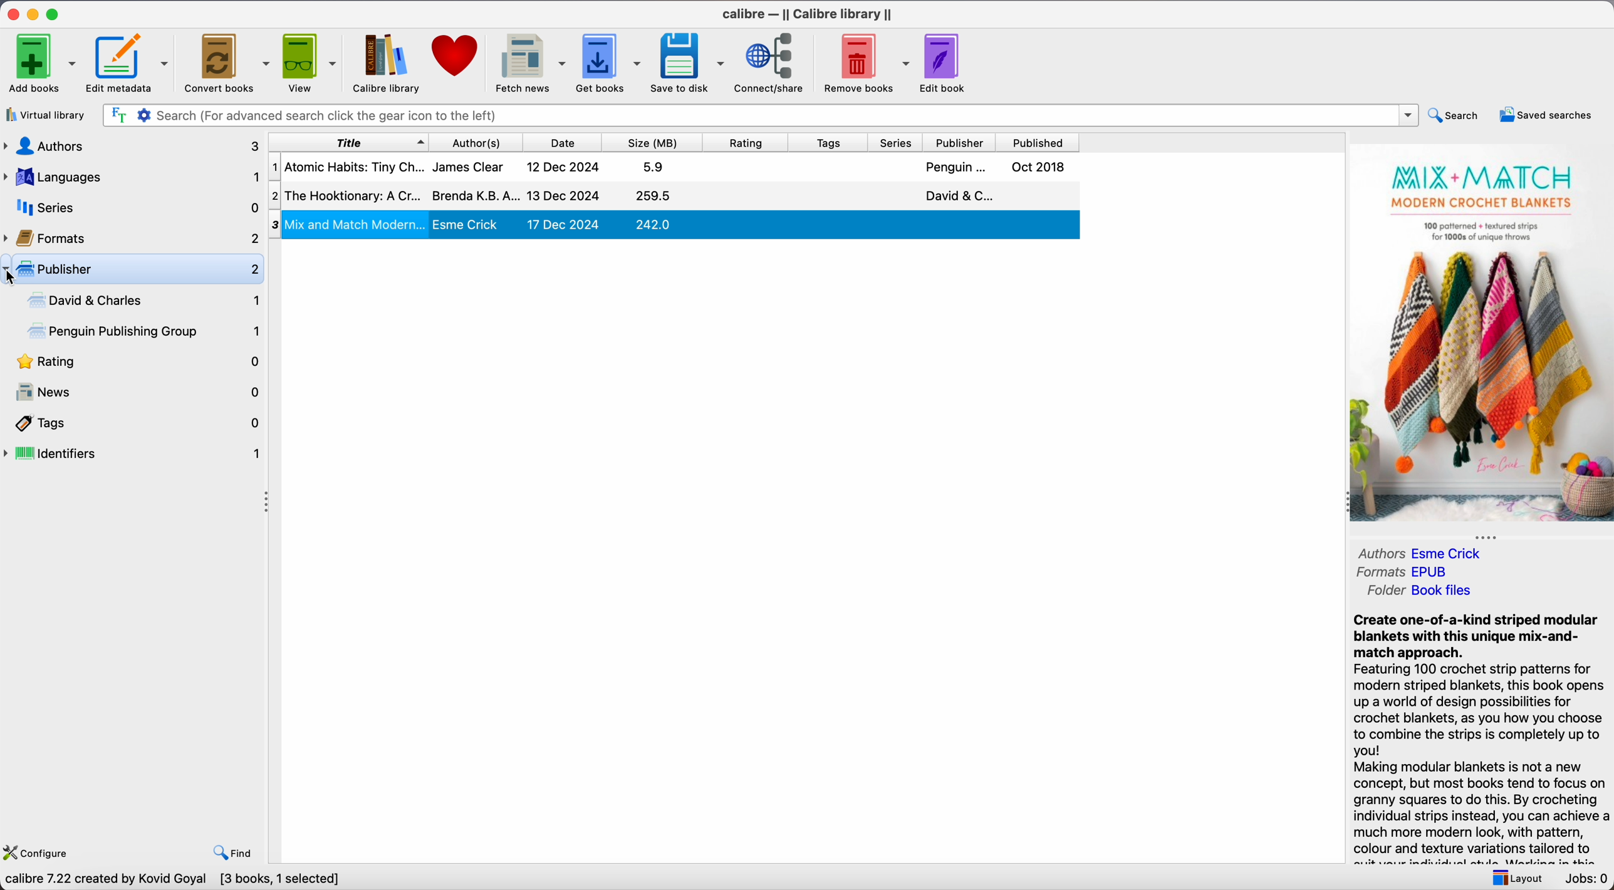 This screenshot has height=890, width=1614. What do you see at coordinates (311, 63) in the screenshot?
I see `view` at bounding box center [311, 63].